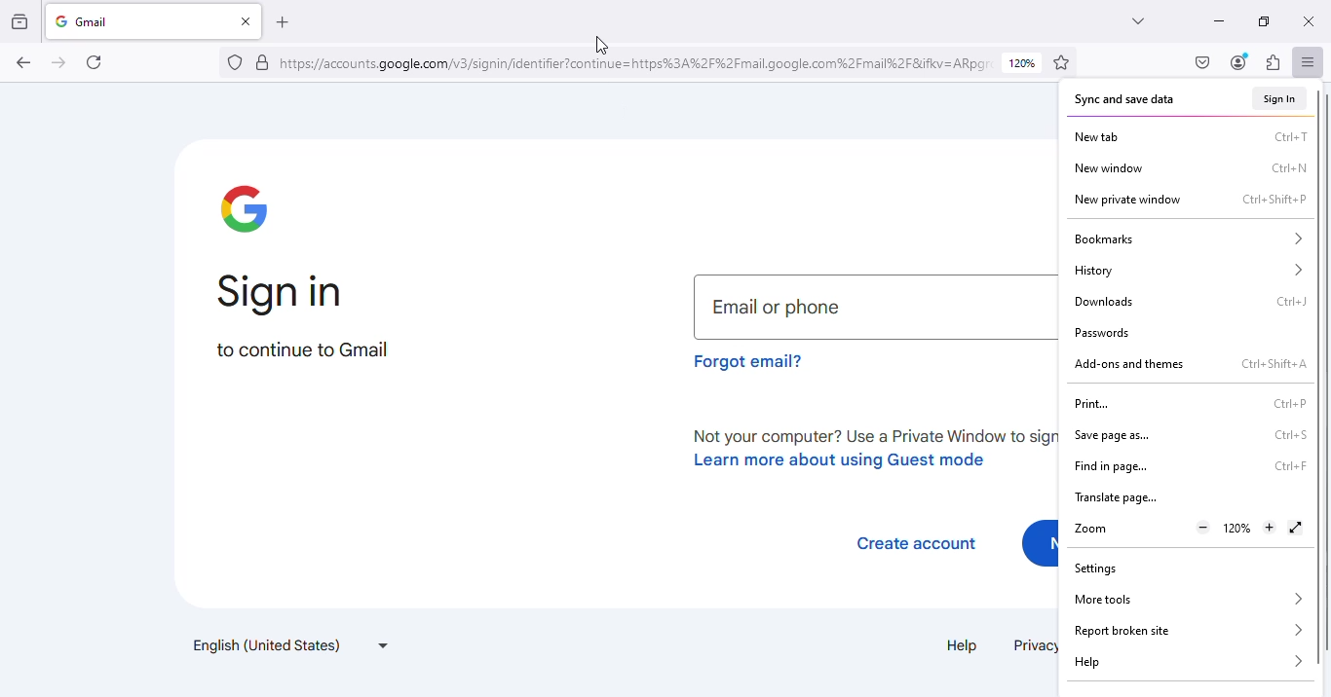  What do you see at coordinates (1295, 528) in the screenshot?
I see `display the window in full screen` at bounding box center [1295, 528].